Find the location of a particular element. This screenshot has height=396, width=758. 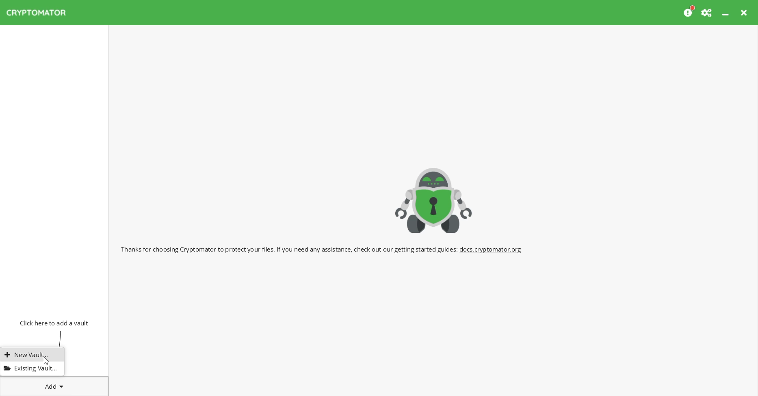

Thanks for choosing Cryptomator to protect your files. If you need assistance, check out our getting started guides. docs.cryptomator.org is located at coordinates (322, 248).